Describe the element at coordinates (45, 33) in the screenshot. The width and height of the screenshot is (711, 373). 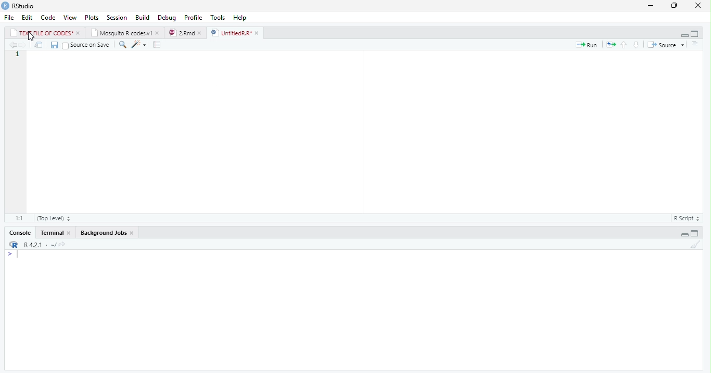
I see `TEXT FILE OF CODES*` at that location.